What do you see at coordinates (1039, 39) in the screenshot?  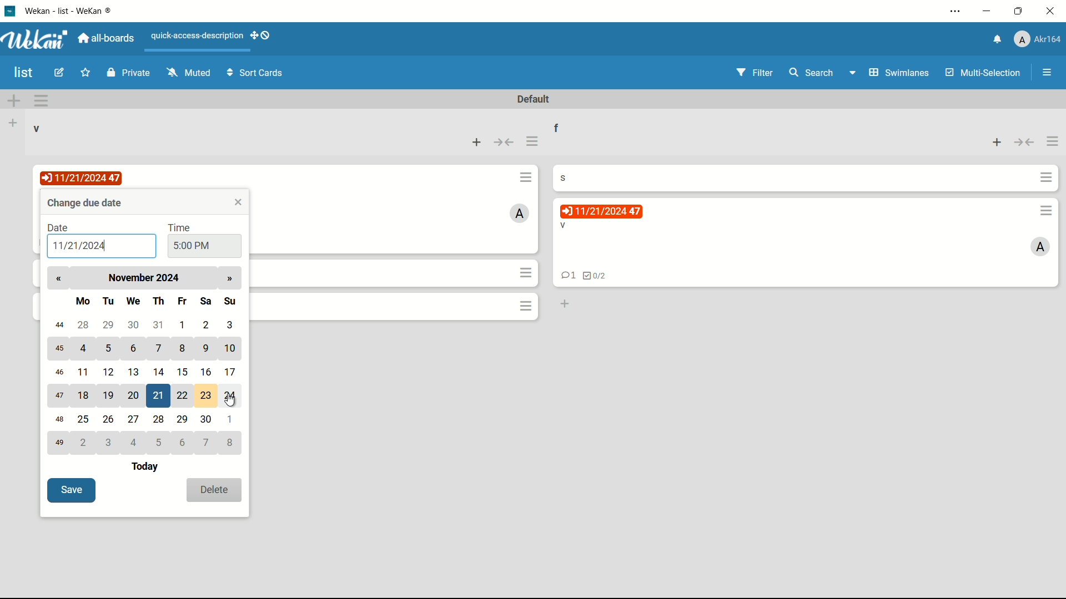 I see `profile` at bounding box center [1039, 39].